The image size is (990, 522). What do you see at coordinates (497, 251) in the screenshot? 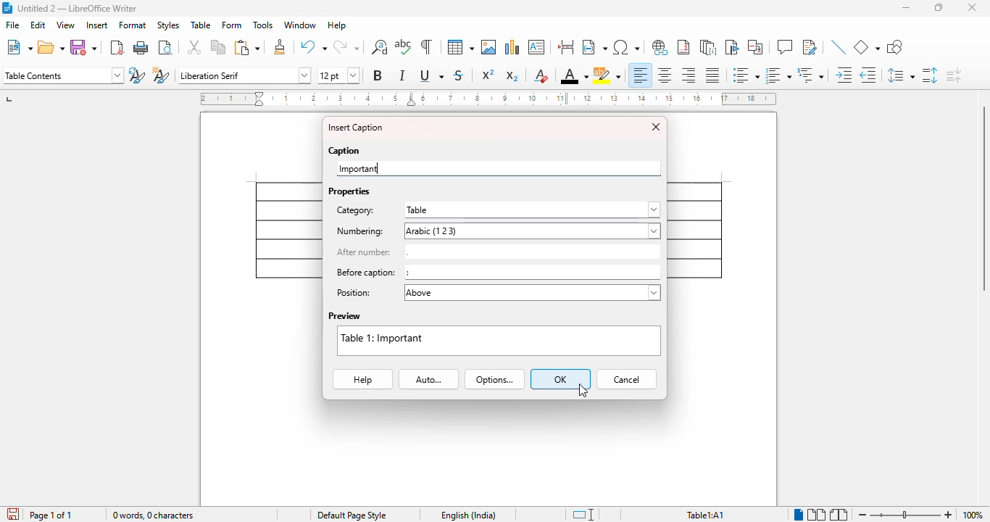
I see `after number:  . ` at bounding box center [497, 251].